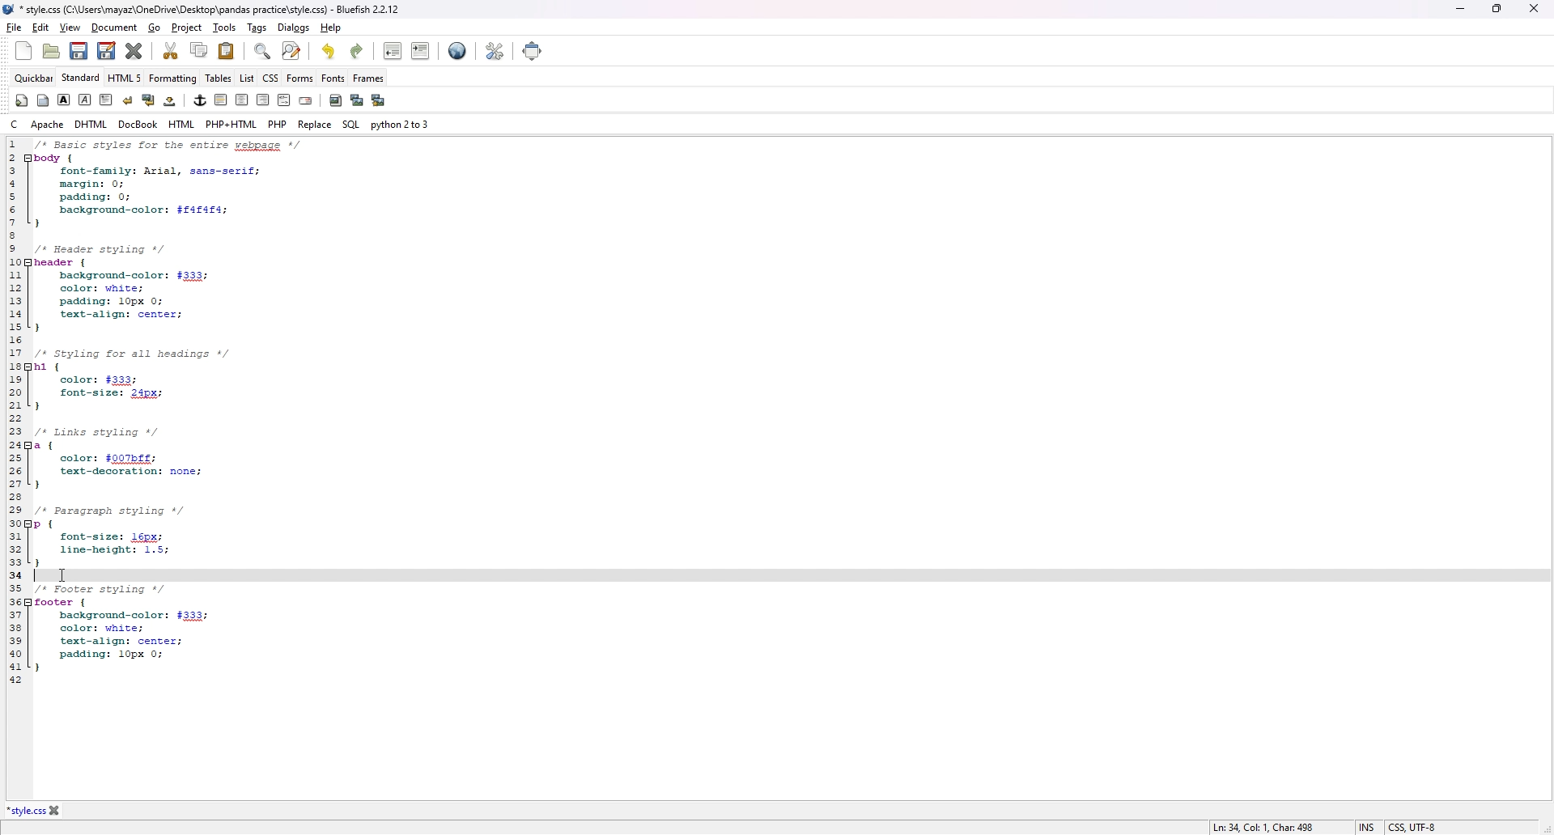 The width and height of the screenshot is (1554, 835). I want to click on INS, so click(1365, 825).